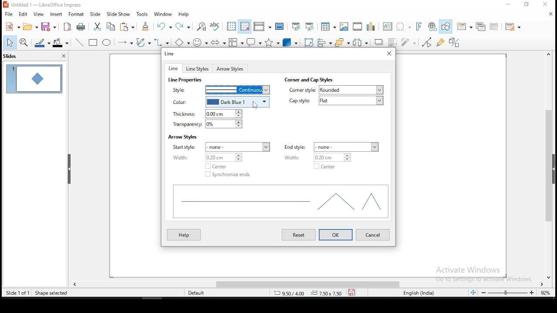 The image size is (557, 313). I want to click on ok, so click(336, 235).